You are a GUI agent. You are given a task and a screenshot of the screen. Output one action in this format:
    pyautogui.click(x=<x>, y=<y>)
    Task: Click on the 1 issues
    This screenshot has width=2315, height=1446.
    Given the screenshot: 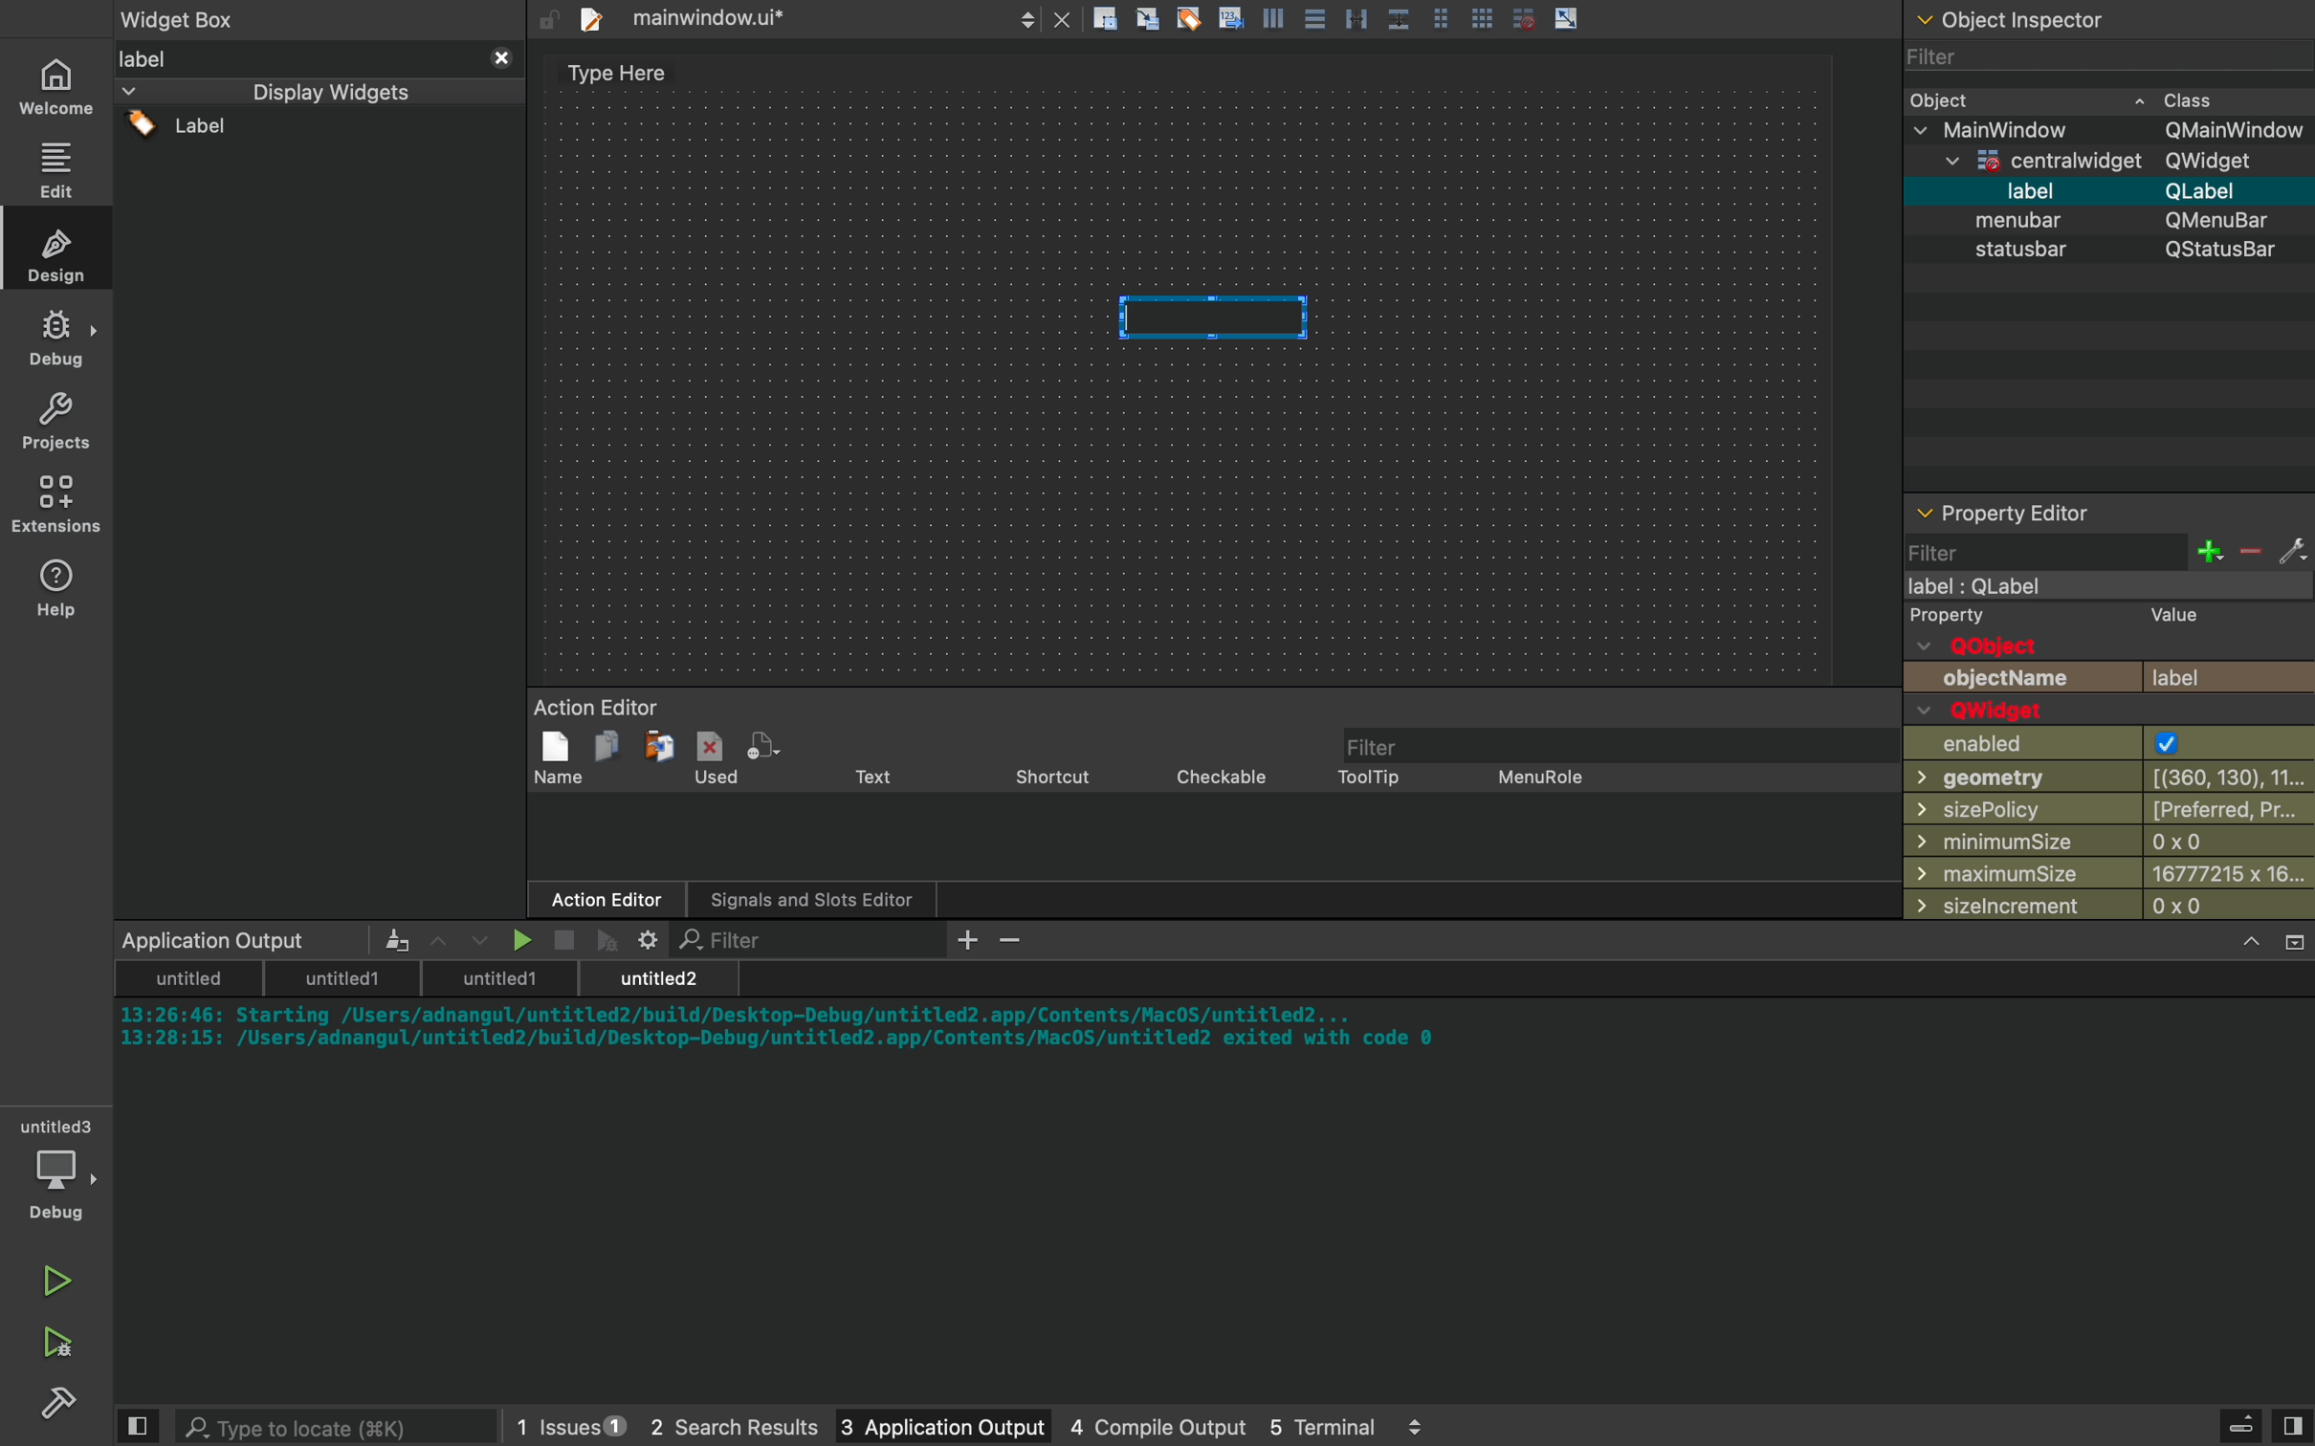 What is the action you would take?
    pyautogui.click(x=559, y=1422)
    